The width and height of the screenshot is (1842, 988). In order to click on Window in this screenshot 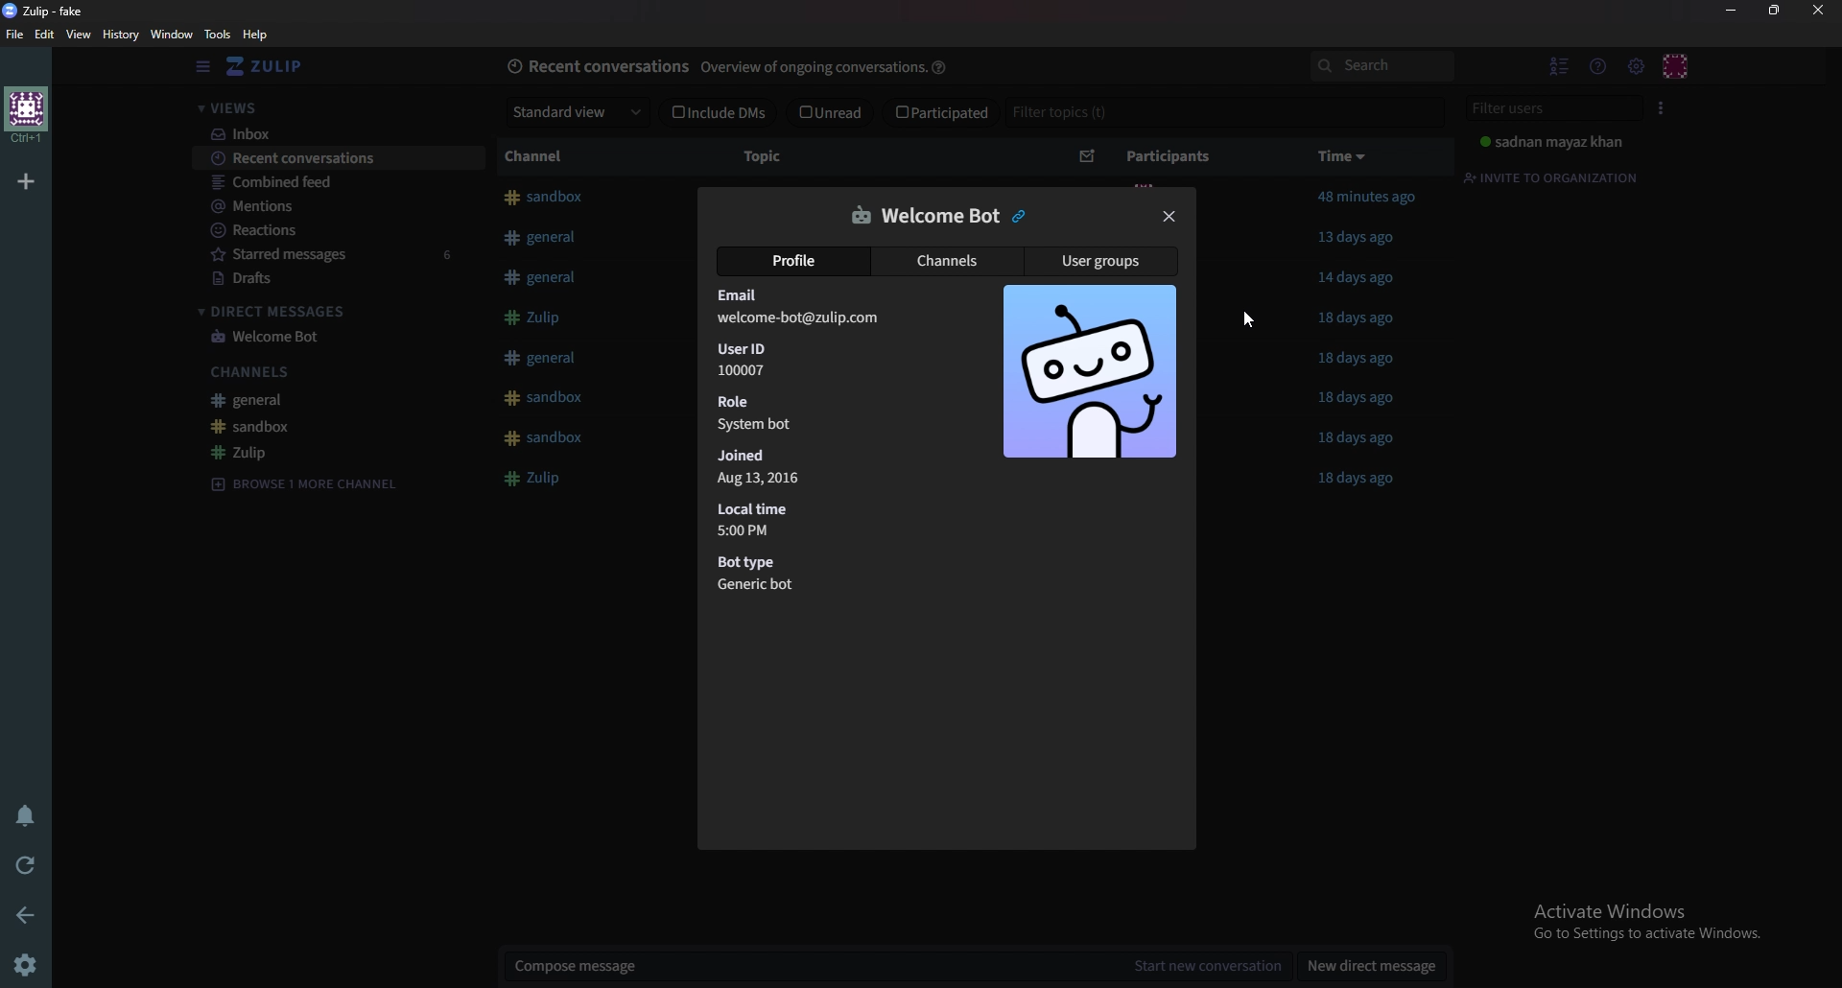, I will do `click(172, 35)`.